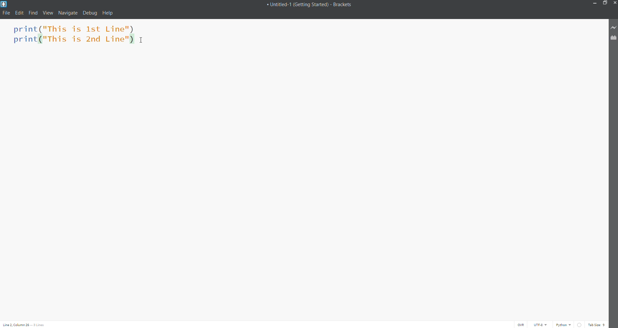  I want to click on Tab Size, so click(596, 324).